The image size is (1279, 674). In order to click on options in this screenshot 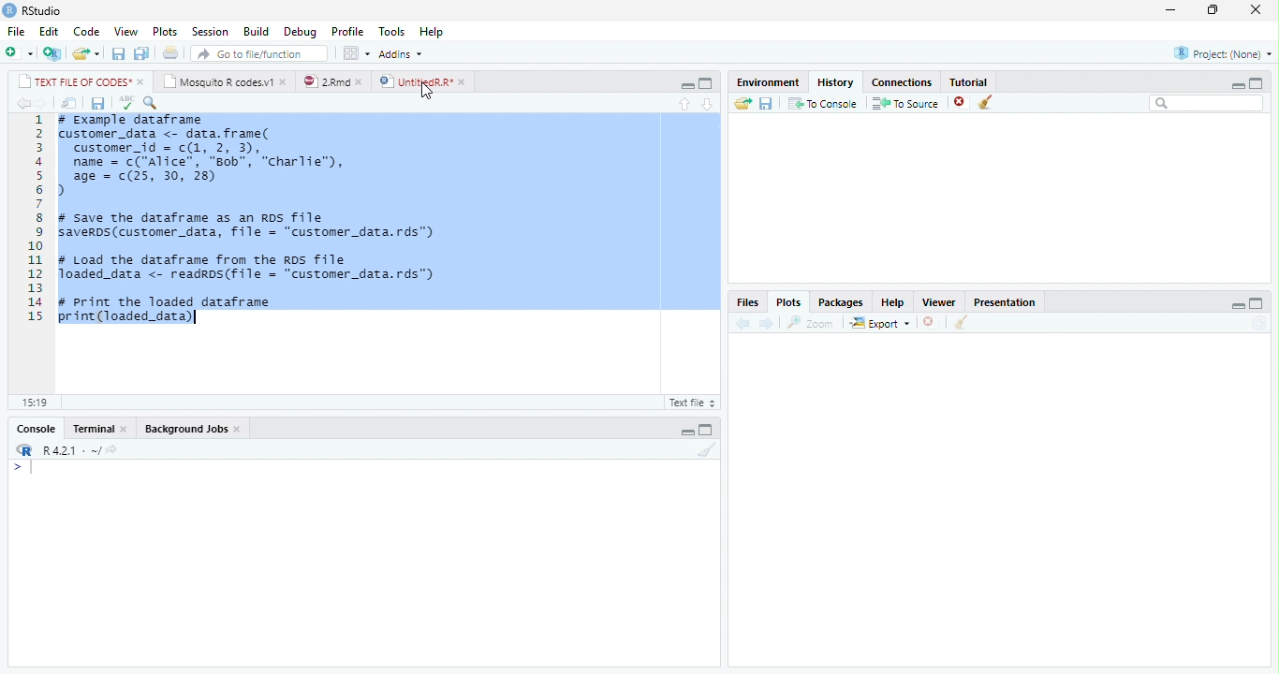, I will do `click(356, 53)`.